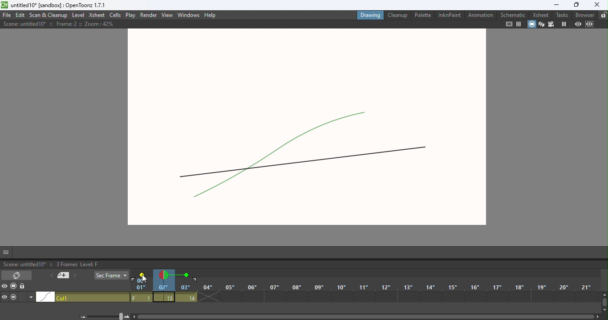  Describe the element at coordinates (540, 14) in the screenshot. I see `Xsheet` at that location.